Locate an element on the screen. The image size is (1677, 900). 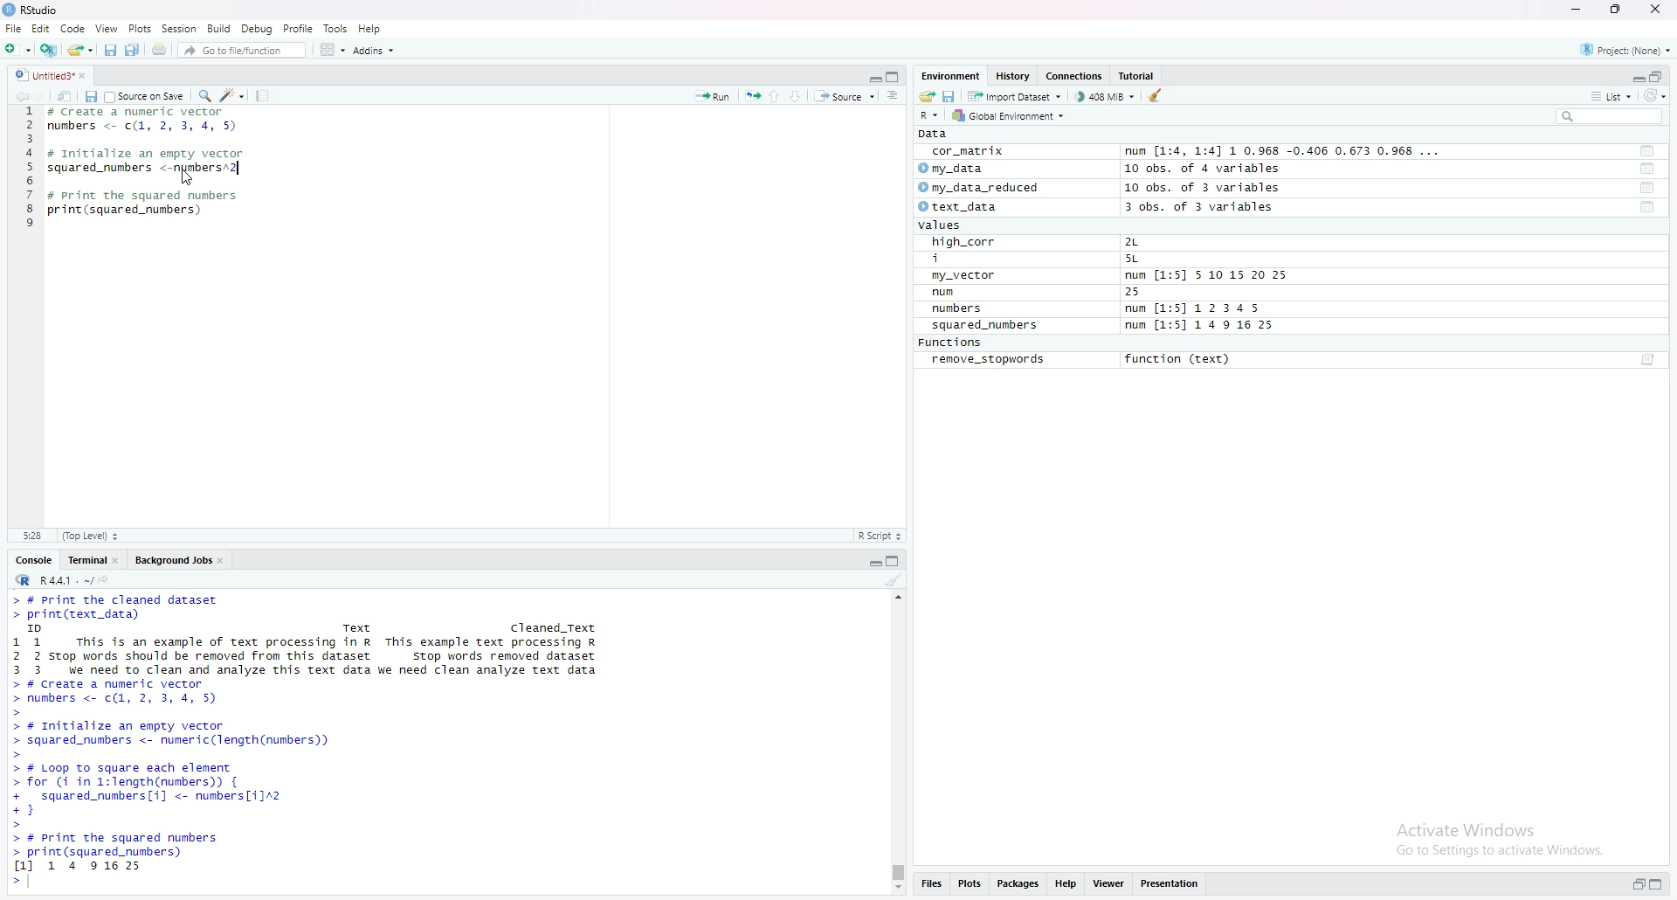
Help is located at coordinates (370, 28).